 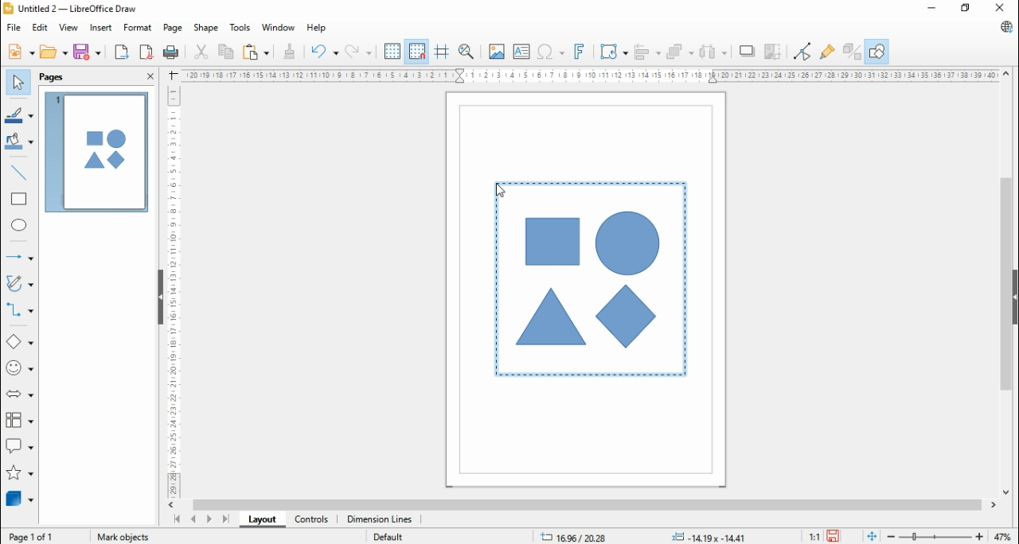 I want to click on paste, so click(x=255, y=51).